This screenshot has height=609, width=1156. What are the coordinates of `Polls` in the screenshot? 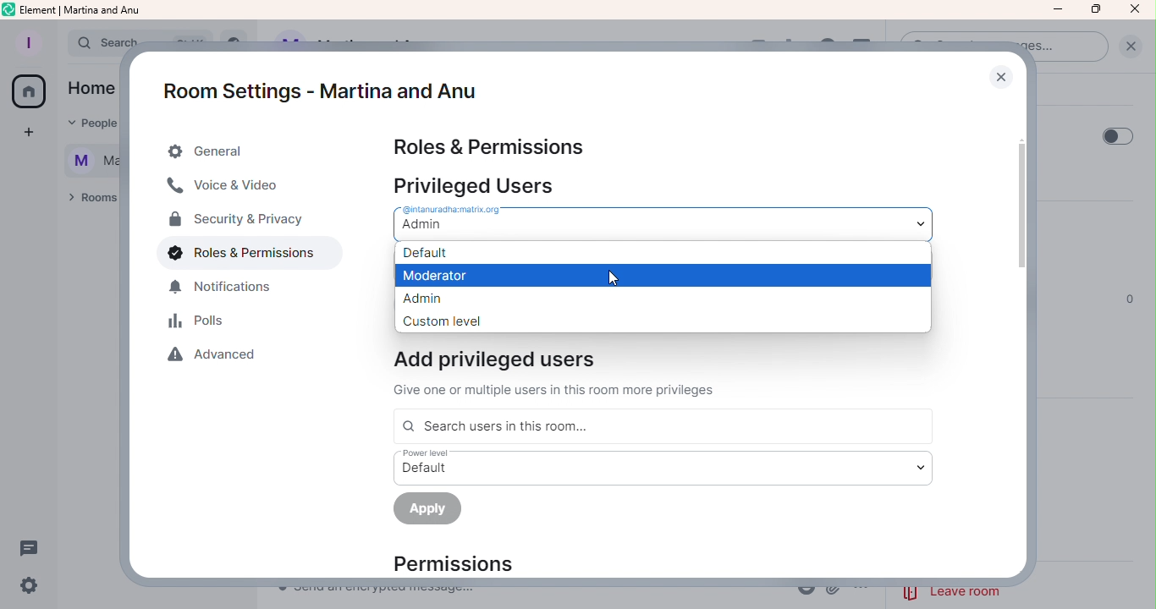 It's located at (201, 323).